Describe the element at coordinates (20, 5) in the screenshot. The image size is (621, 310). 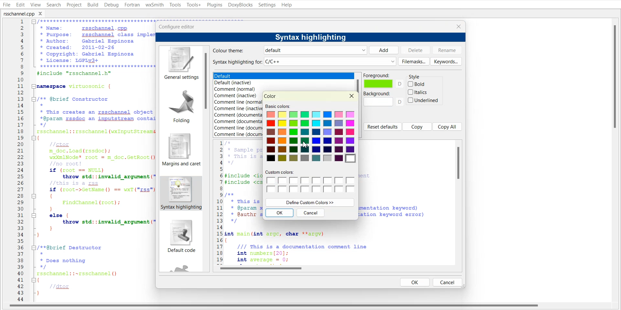
I see `Edit` at that location.